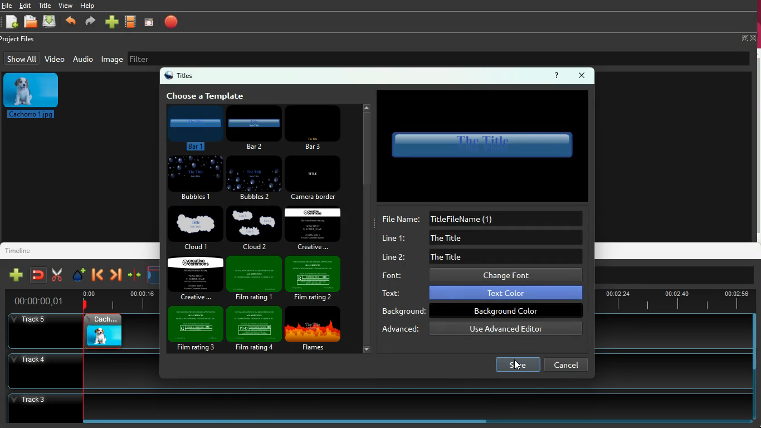 Image resolution: width=761 pixels, height=428 pixels. I want to click on back, so click(70, 23).